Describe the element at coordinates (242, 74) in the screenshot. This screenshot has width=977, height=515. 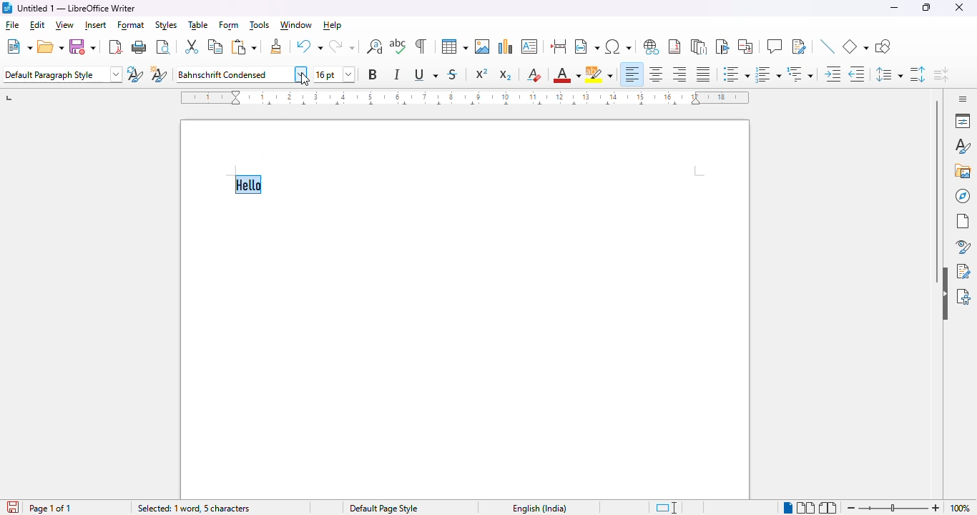
I see `font style` at that location.